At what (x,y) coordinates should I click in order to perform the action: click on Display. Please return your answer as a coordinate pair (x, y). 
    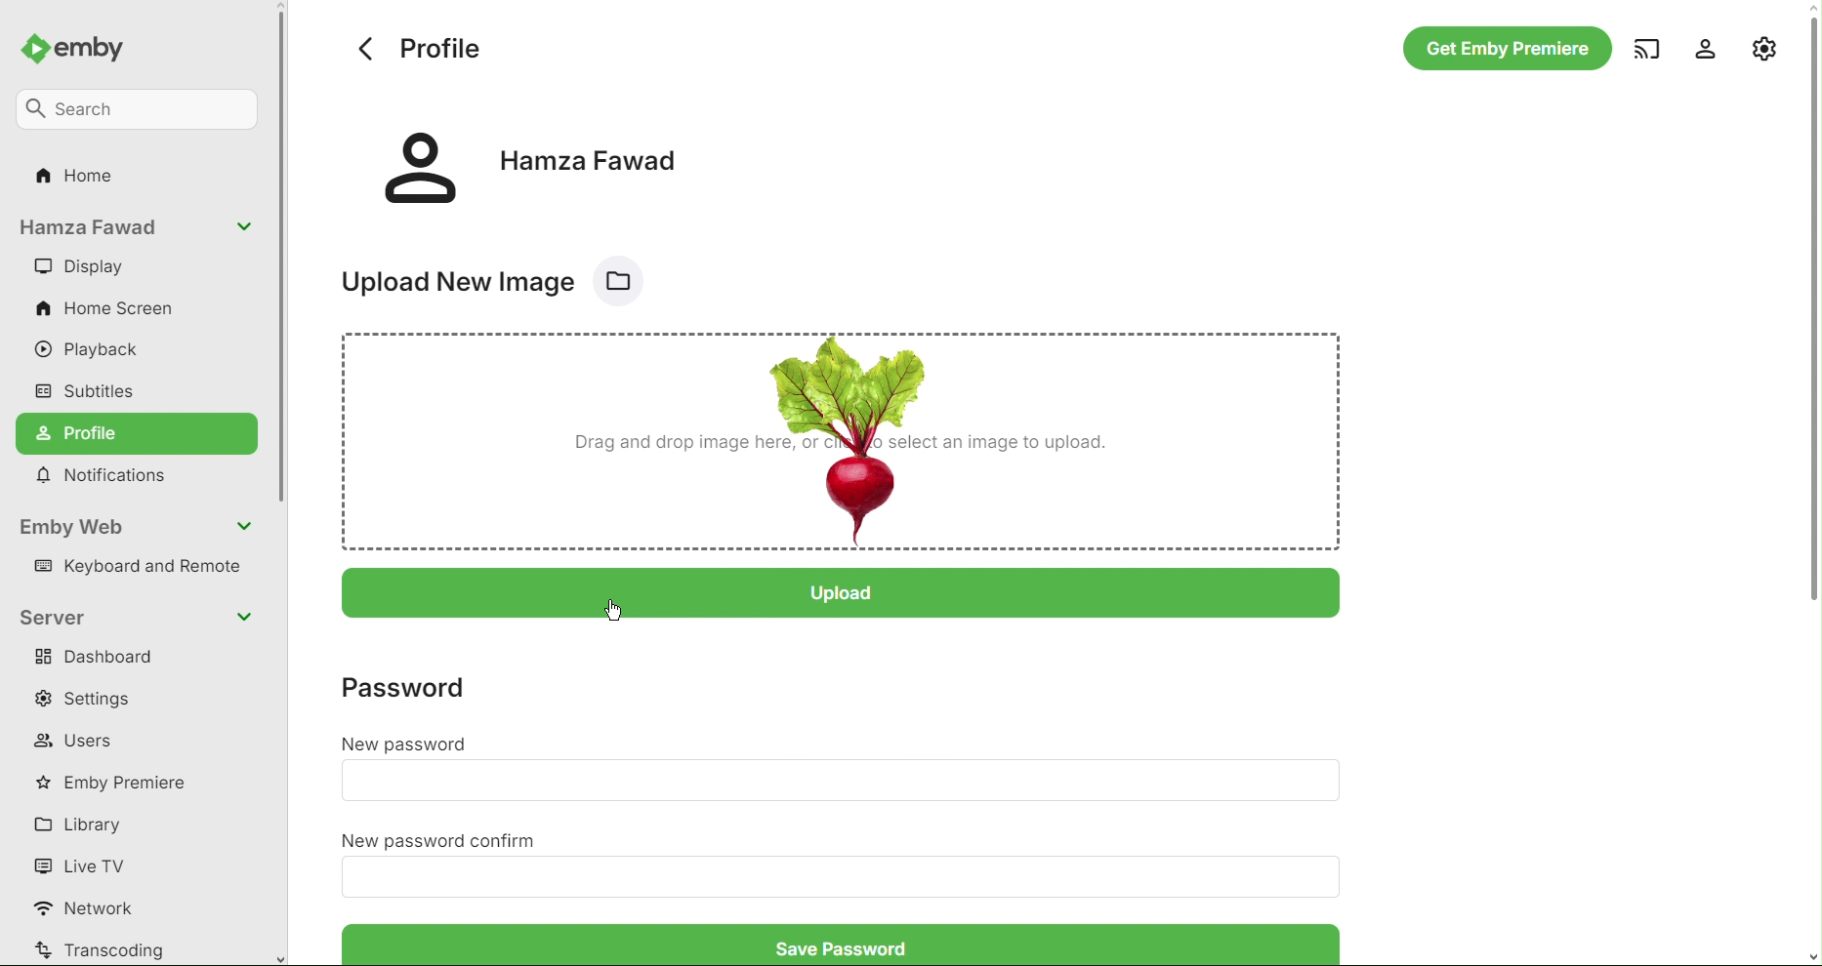
    Looking at the image, I should click on (79, 267).